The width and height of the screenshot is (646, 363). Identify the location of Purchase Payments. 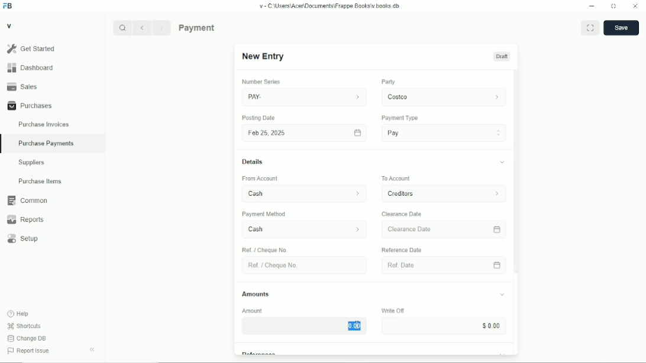
(220, 27).